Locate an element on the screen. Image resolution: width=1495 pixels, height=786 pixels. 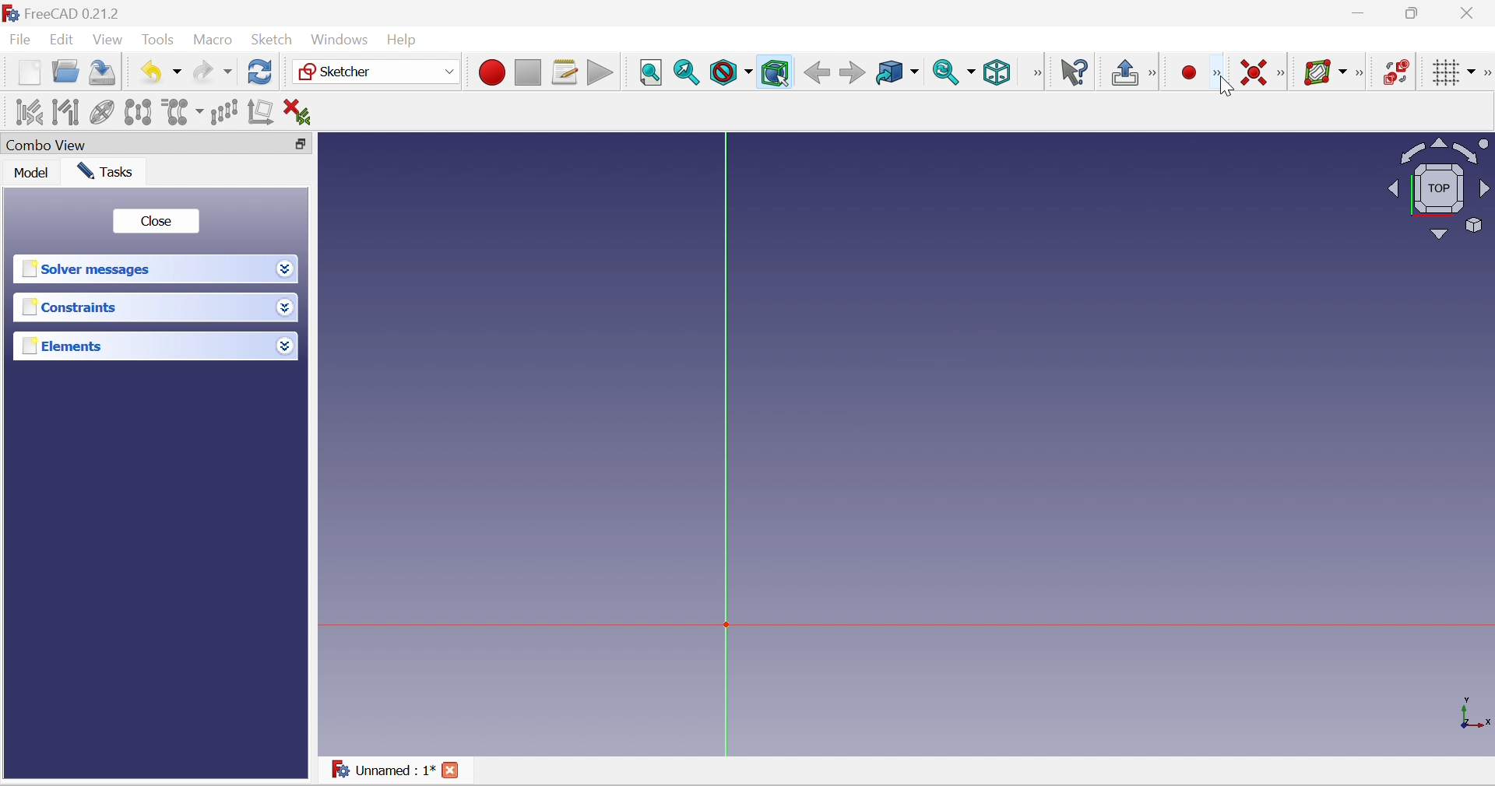
Sketch is located at coordinates (272, 40).